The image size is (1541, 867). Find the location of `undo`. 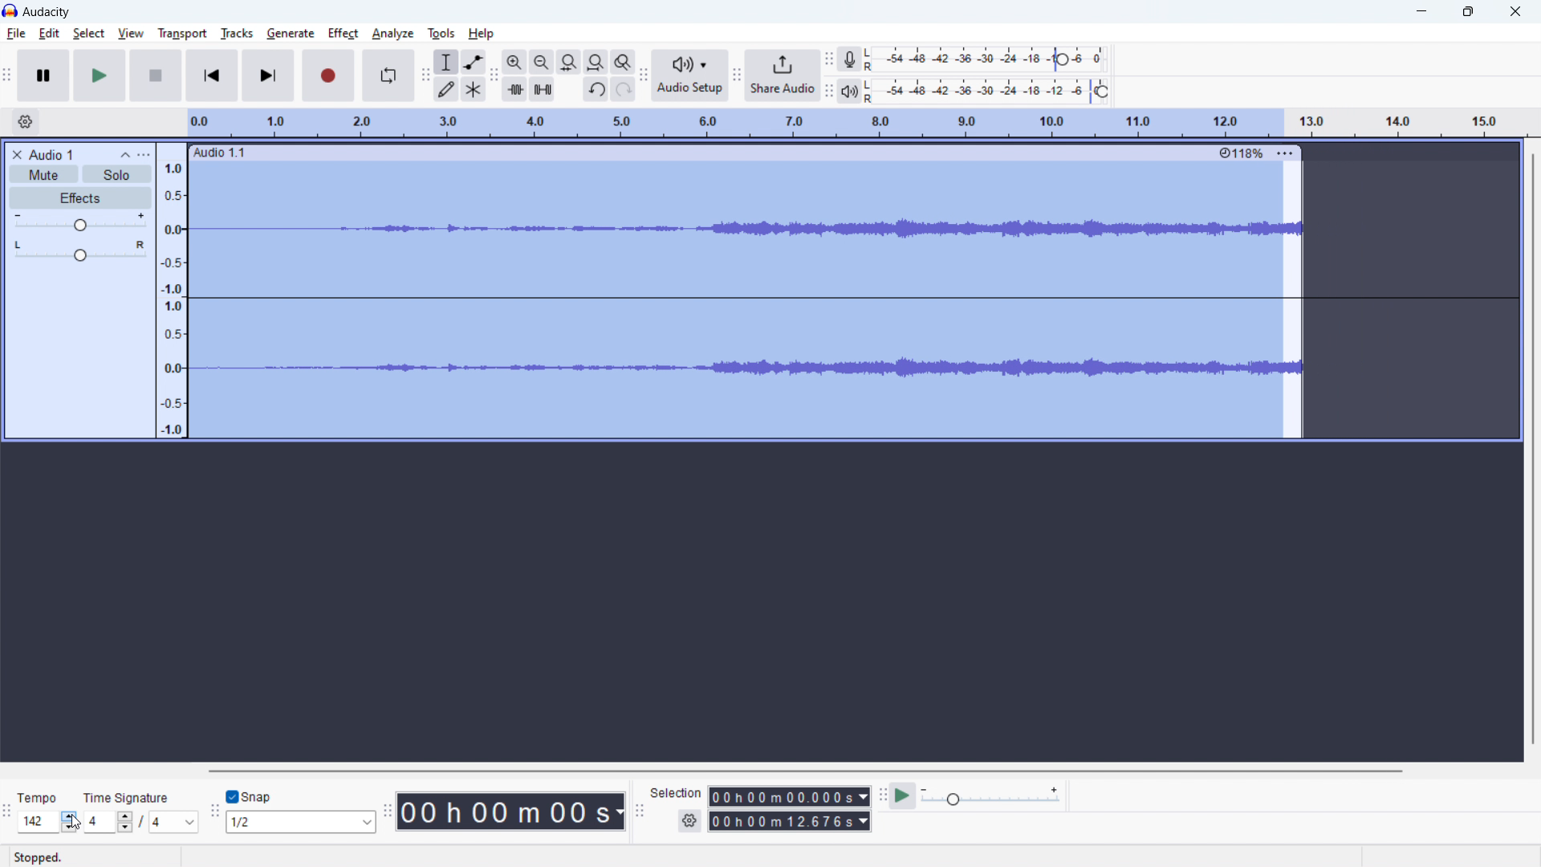

undo is located at coordinates (596, 89).